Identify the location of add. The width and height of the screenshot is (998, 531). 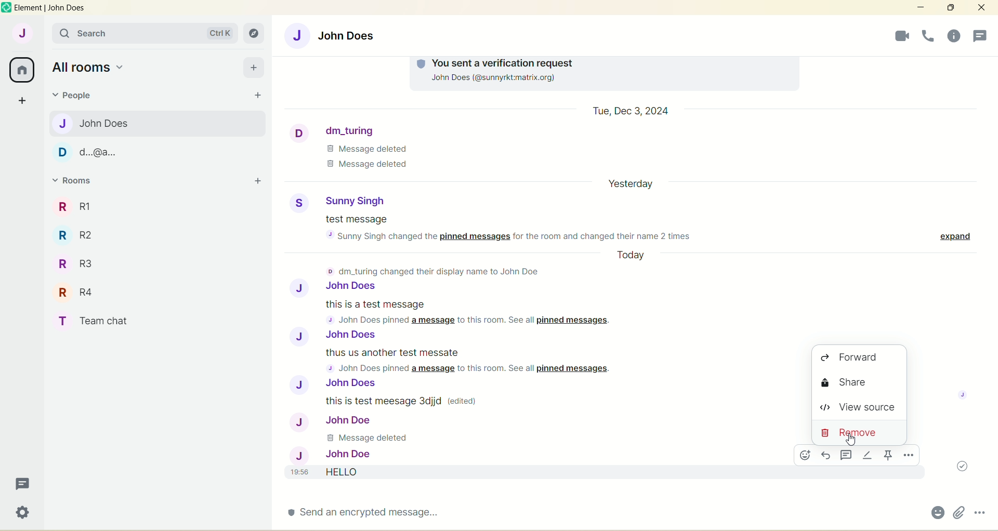
(257, 182).